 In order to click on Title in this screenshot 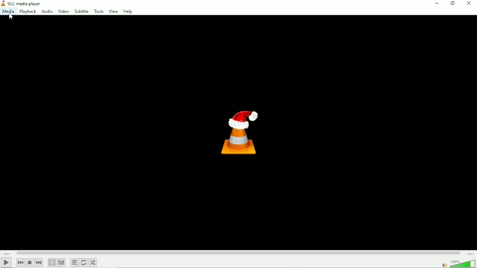, I will do `click(22, 3)`.